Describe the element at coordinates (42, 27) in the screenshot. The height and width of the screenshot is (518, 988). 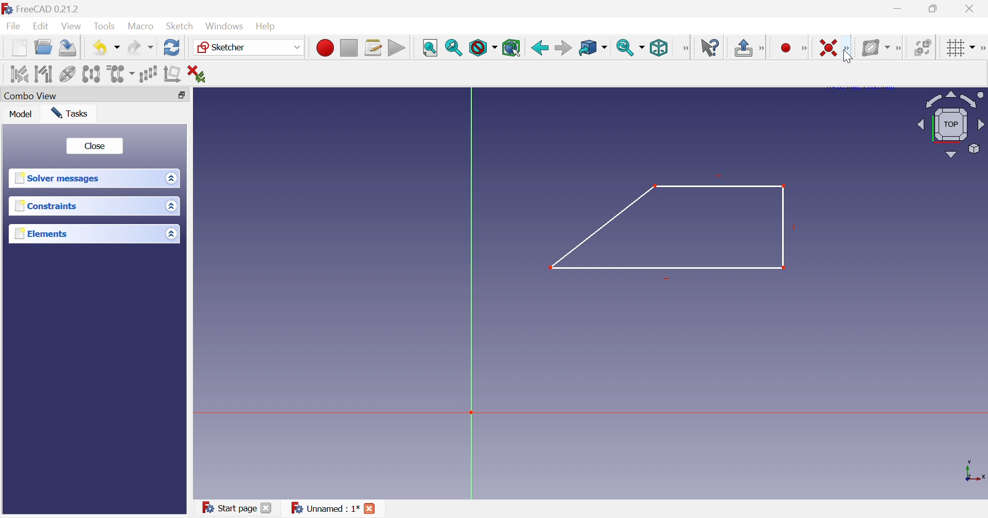
I see `Edit` at that location.